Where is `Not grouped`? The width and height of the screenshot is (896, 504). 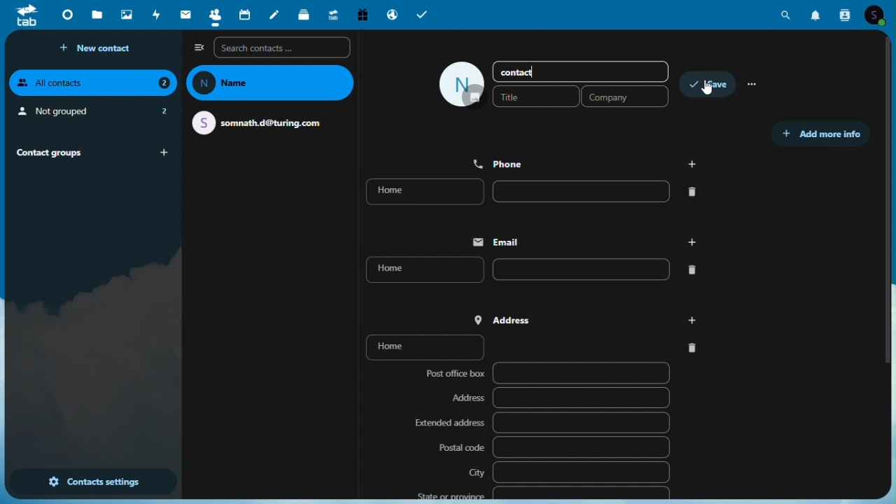
Not grouped is located at coordinates (92, 113).